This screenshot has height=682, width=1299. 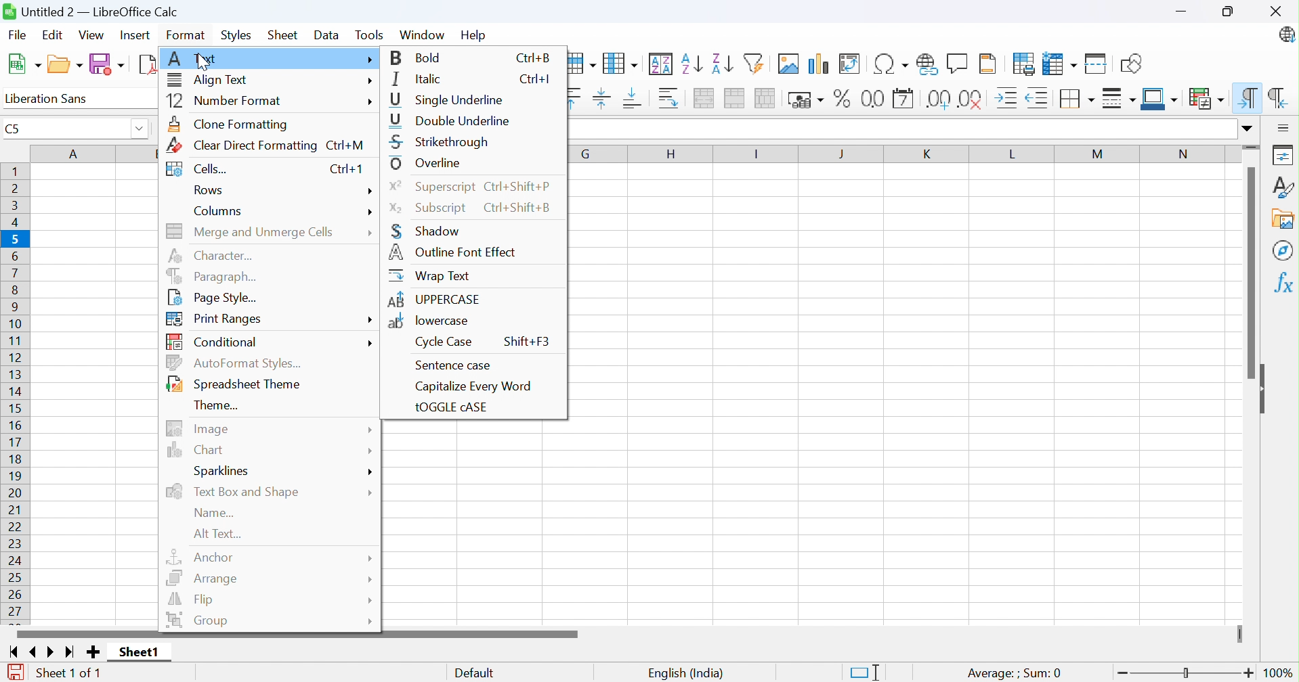 I want to click on LibreOffice update available, so click(x=1287, y=36).